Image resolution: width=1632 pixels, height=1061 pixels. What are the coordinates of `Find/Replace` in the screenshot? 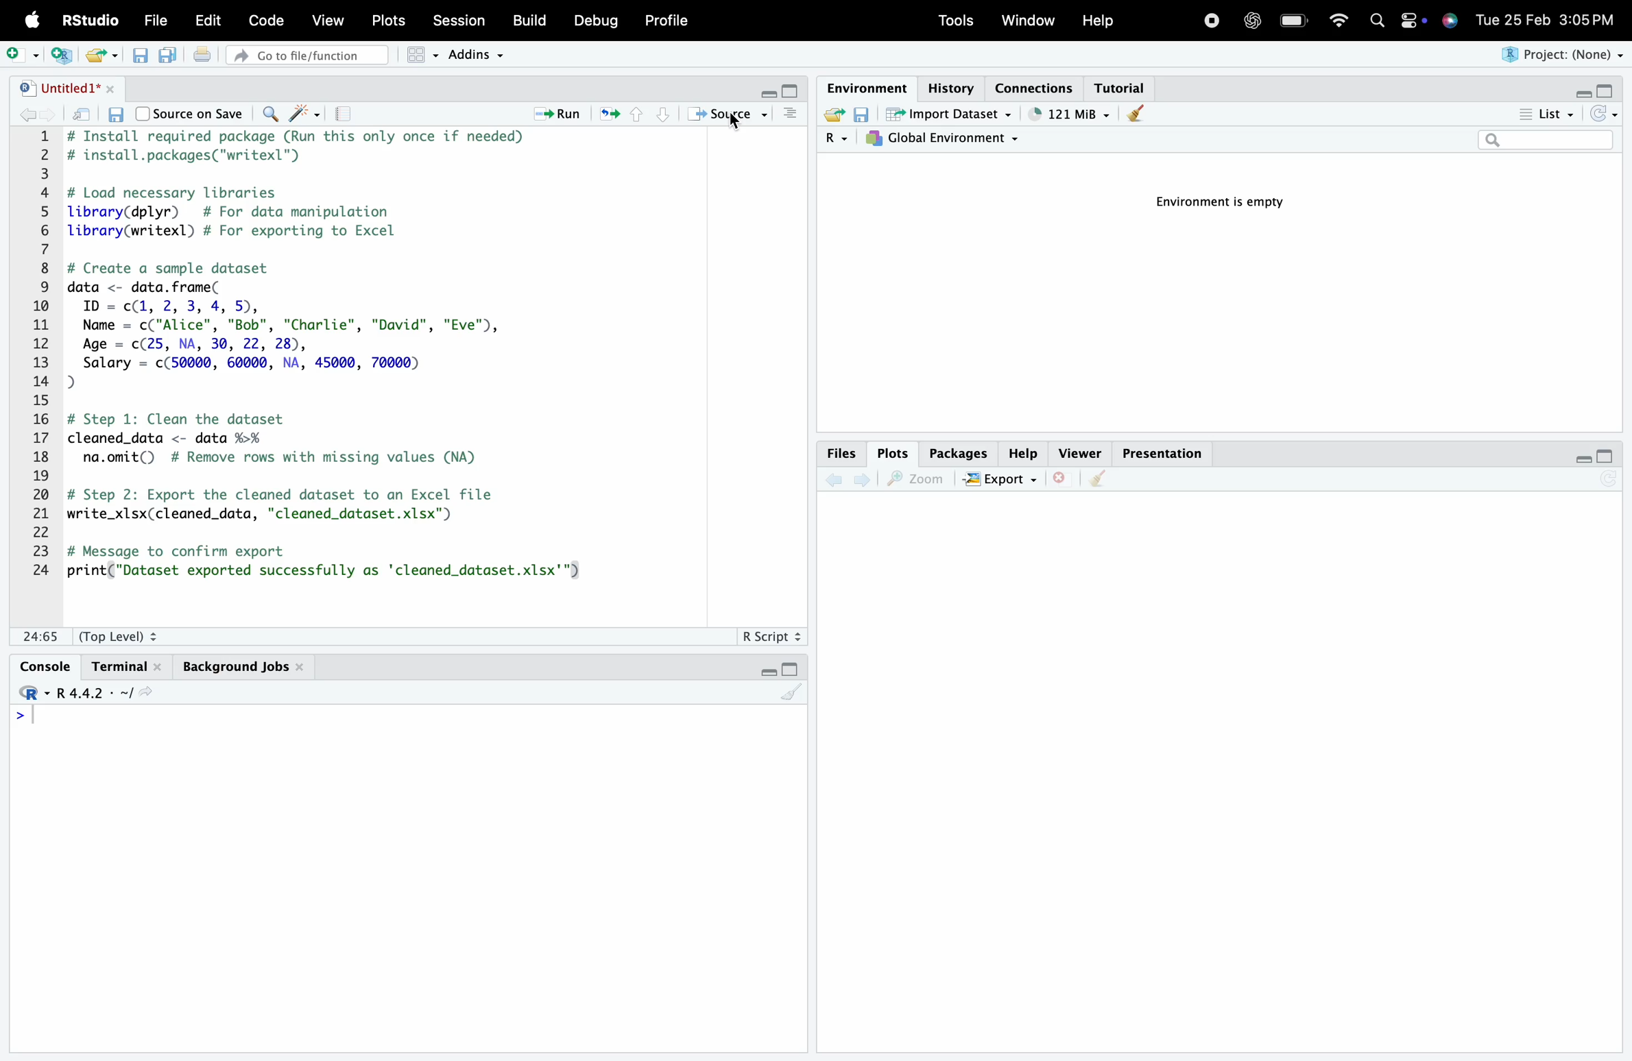 It's located at (269, 114).